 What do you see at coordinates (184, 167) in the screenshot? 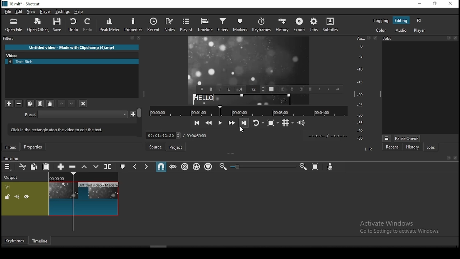
I see `ripple` at bounding box center [184, 167].